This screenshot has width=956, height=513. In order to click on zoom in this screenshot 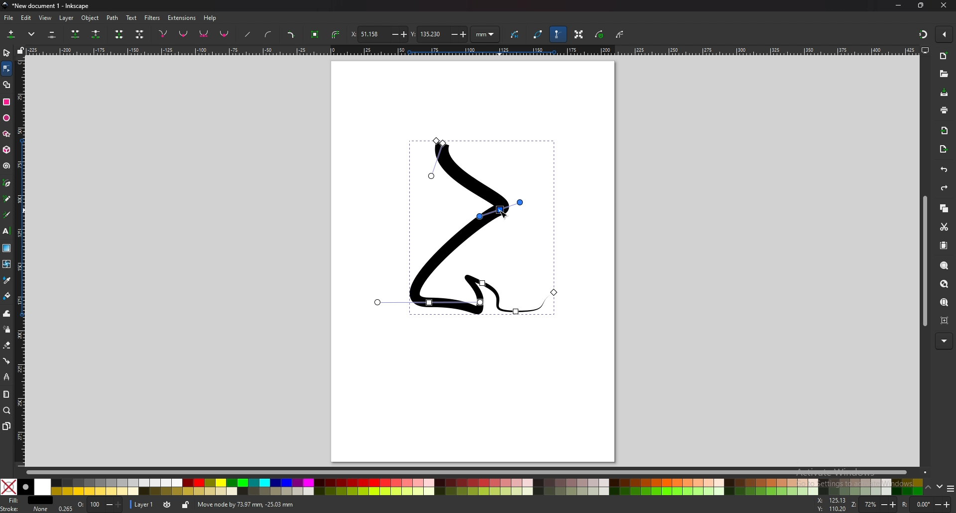, I will do `click(880, 506)`.